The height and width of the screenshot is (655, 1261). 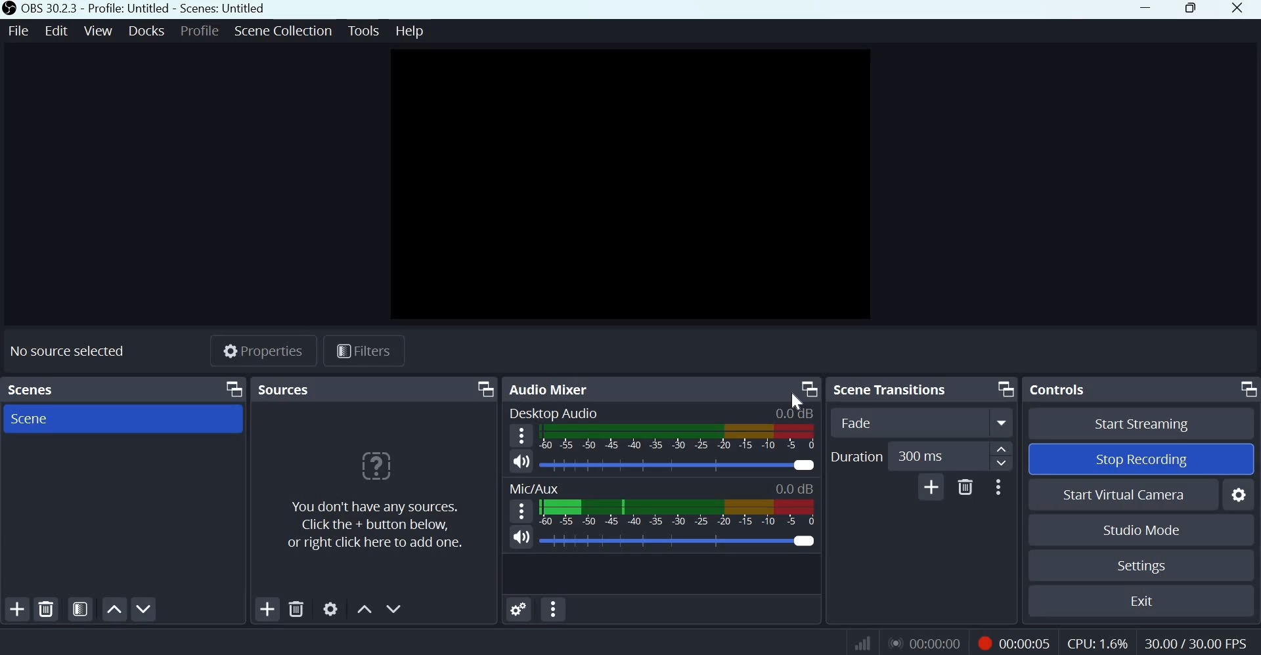 I want to click on Fade, so click(x=925, y=423).